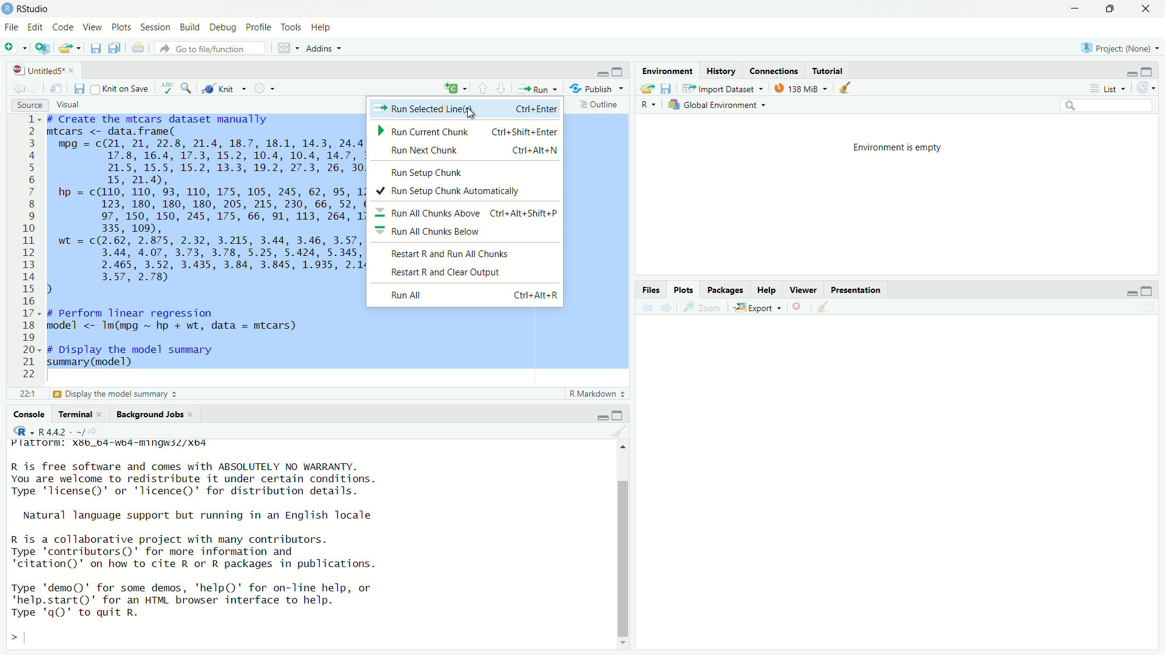  Describe the element at coordinates (1147, 8) in the screenshot. I see `close` at that location.